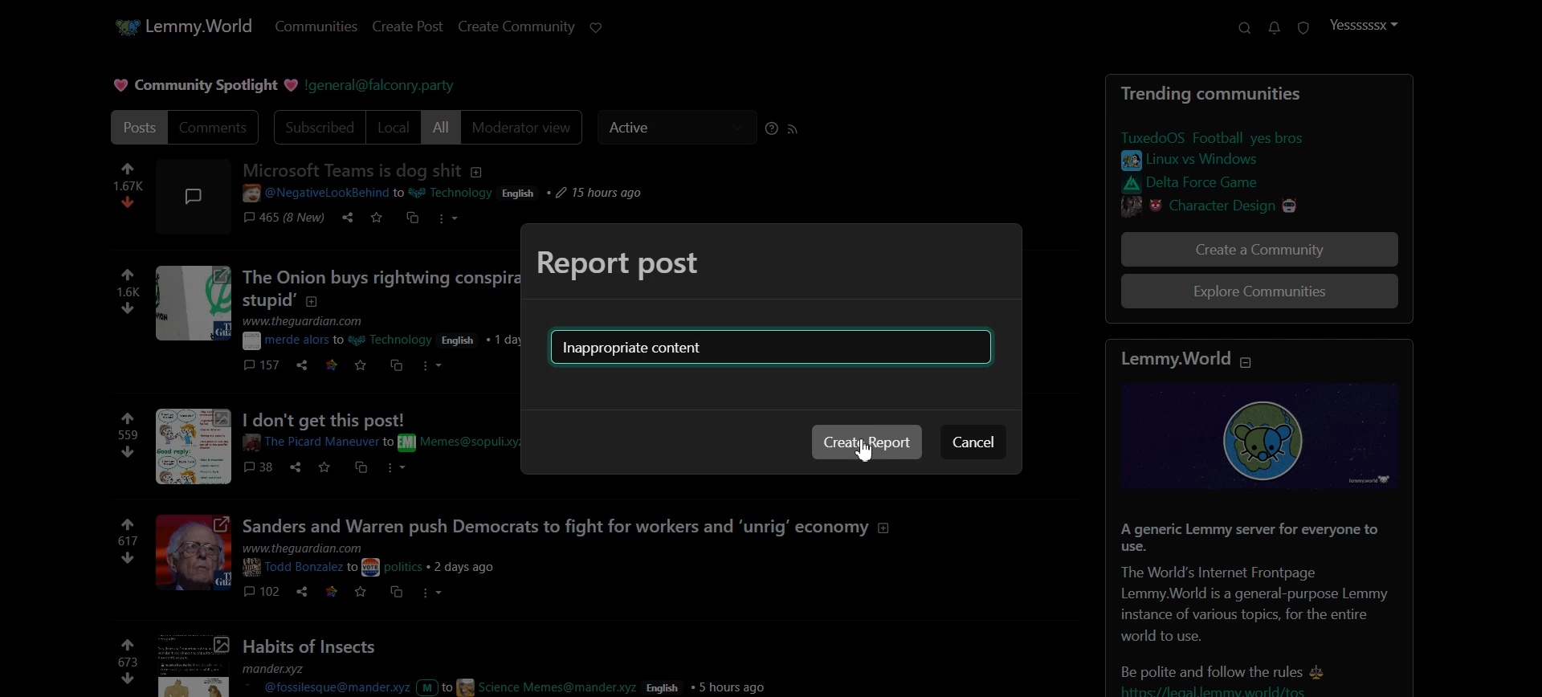 The image size is (1542, 697). I want to click on comments, so click(262, 467).